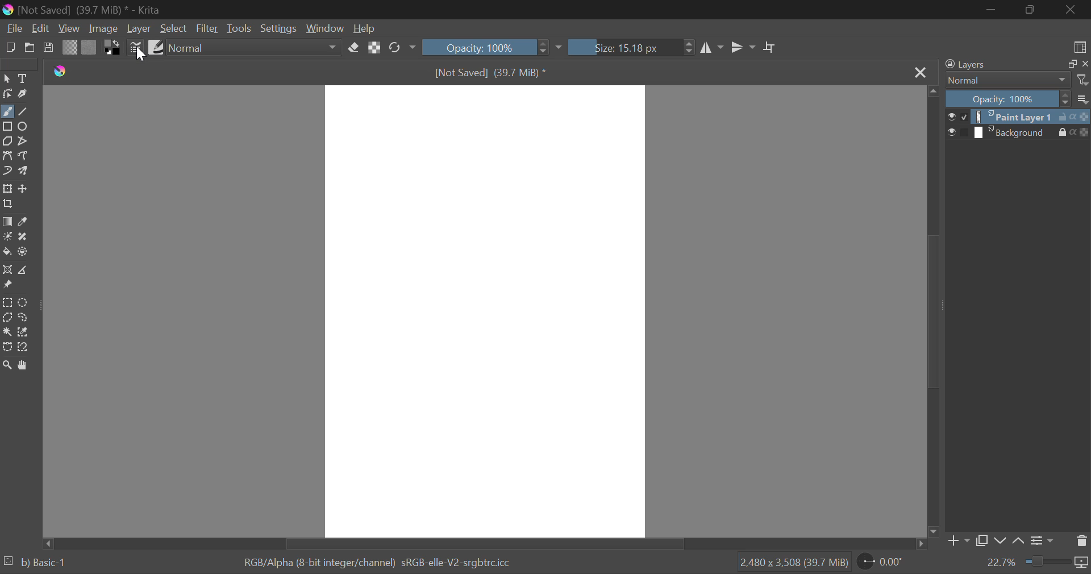 Image resolution: width=1091 pixels, height=574 pixels. I want to click on Polyline, so click(25, 141).